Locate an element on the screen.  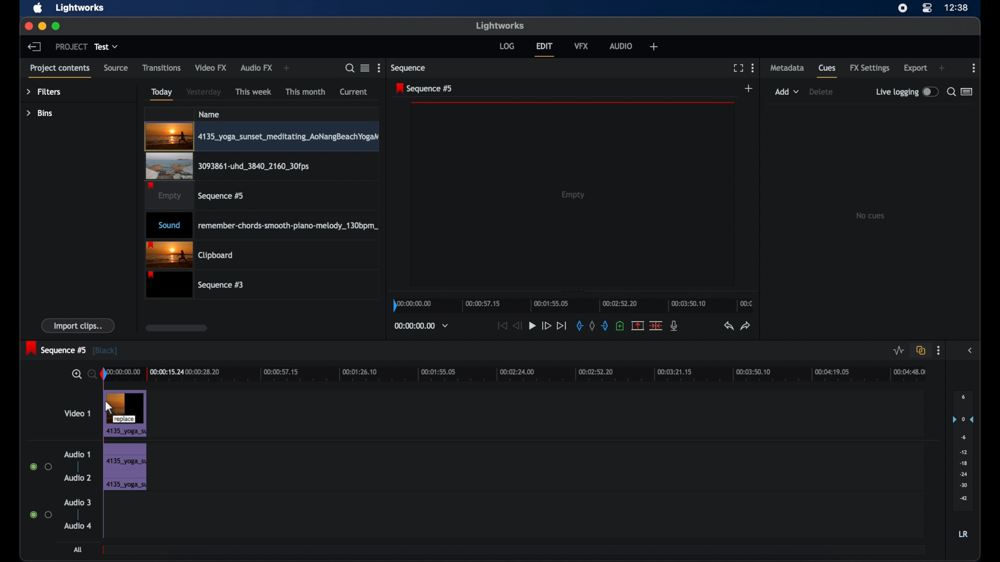
more options is located at coordinates (974, 68).